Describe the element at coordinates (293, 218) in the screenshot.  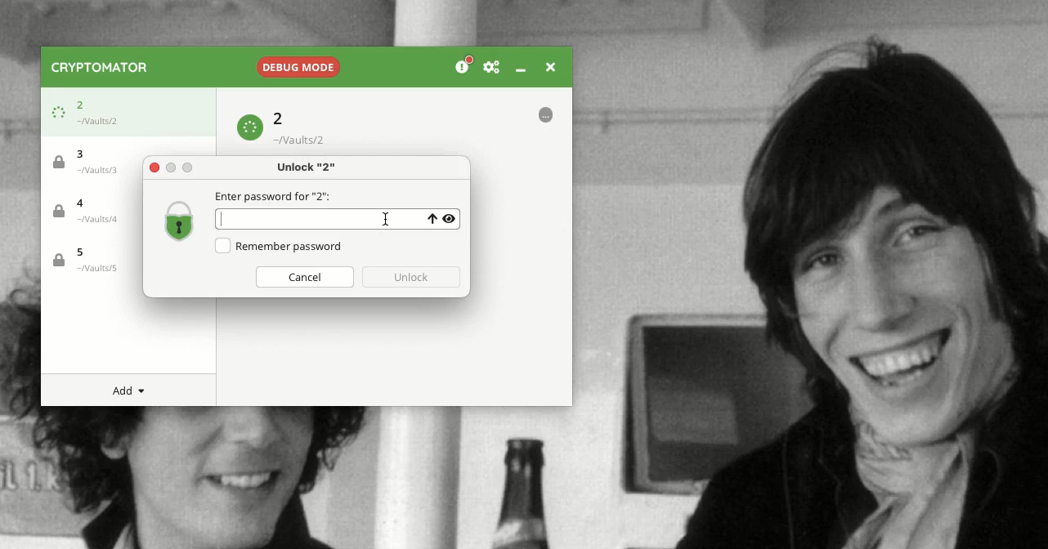
I see `Text box` at that location.